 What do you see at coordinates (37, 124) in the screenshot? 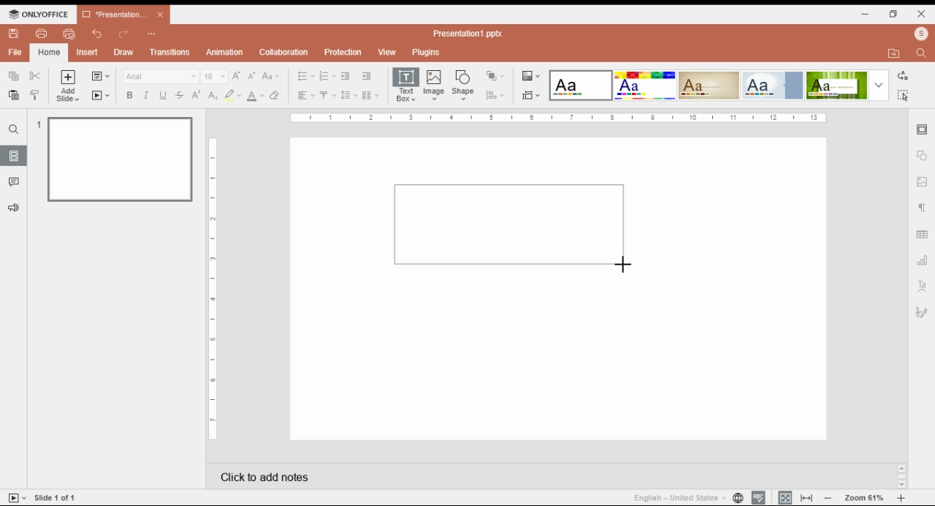
I see `1` at bounding box center [37, 124].